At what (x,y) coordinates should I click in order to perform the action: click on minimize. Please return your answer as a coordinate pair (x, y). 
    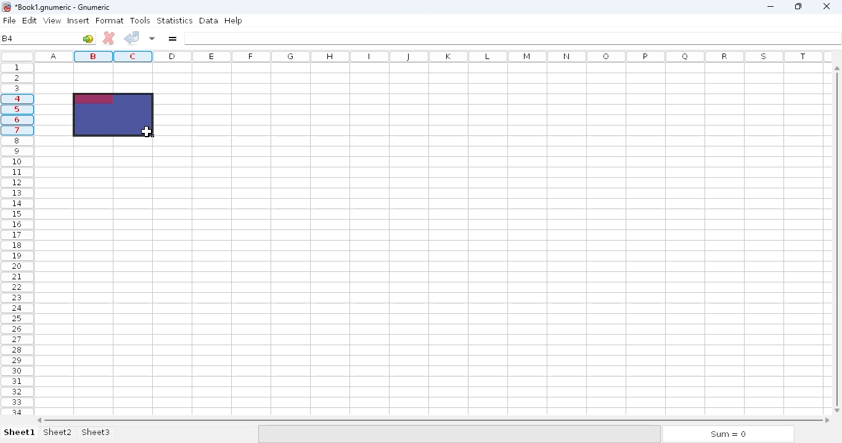
    Looking at the image, I should click on (770, 7).